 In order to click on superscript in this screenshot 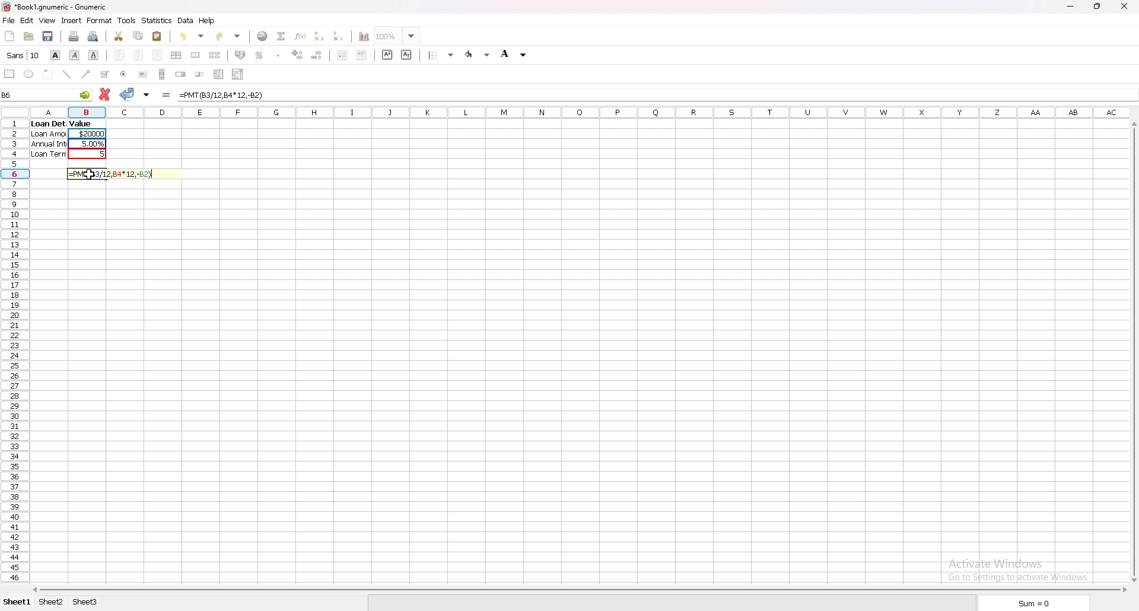, I will do `click(387, 55)`.